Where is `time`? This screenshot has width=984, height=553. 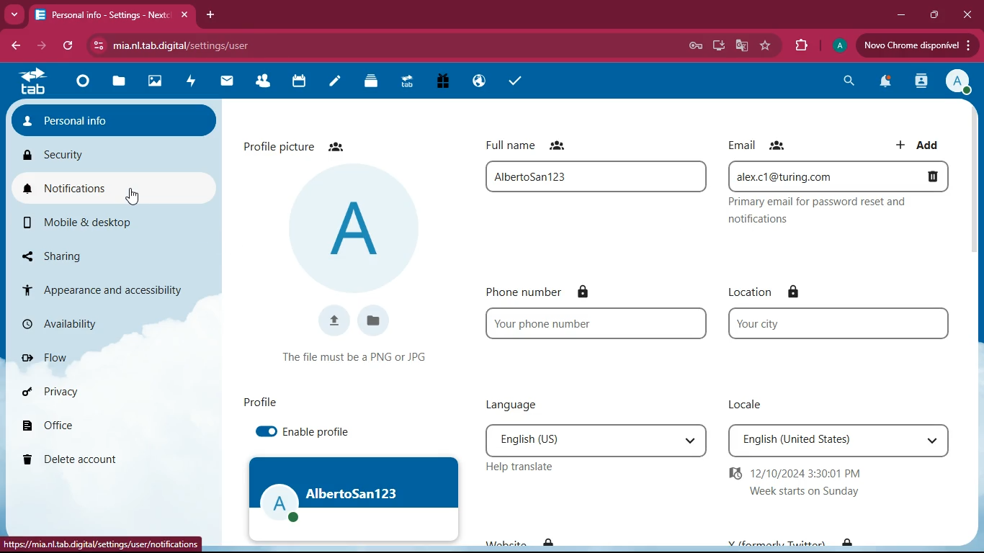
time is located at coordinates (813, 485).